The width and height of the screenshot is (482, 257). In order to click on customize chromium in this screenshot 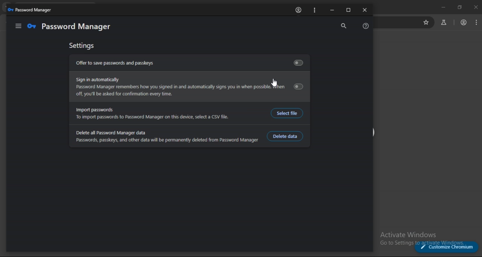, I will do `click(448, 247)`.